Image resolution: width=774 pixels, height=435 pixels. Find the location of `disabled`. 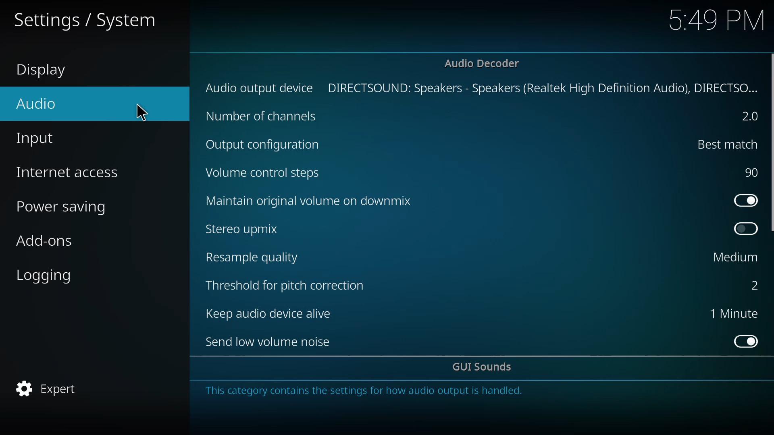

disabled is located at coordinates (744, 228).